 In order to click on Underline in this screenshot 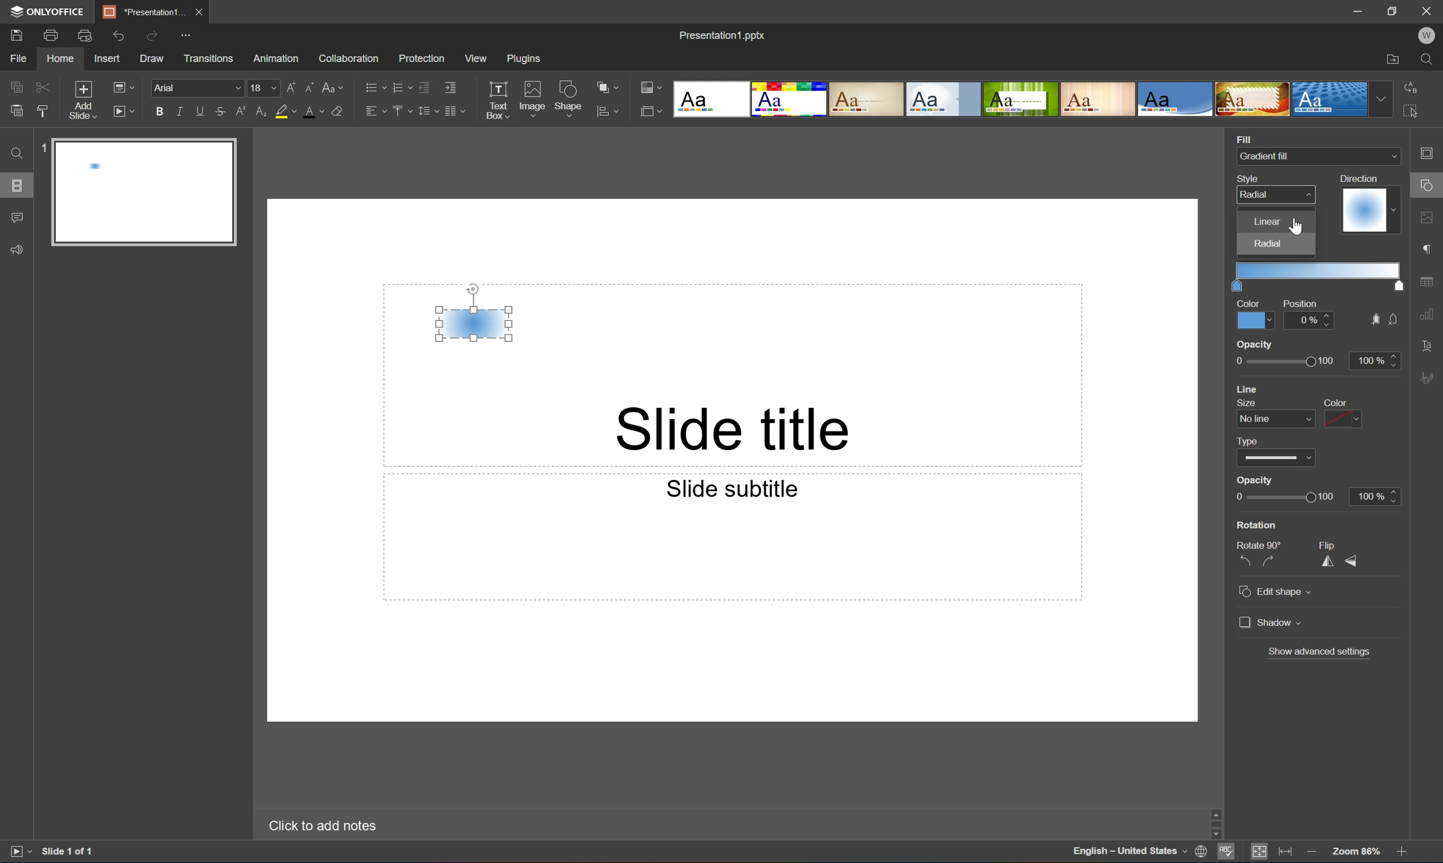, I will do `click(200, 109)`.